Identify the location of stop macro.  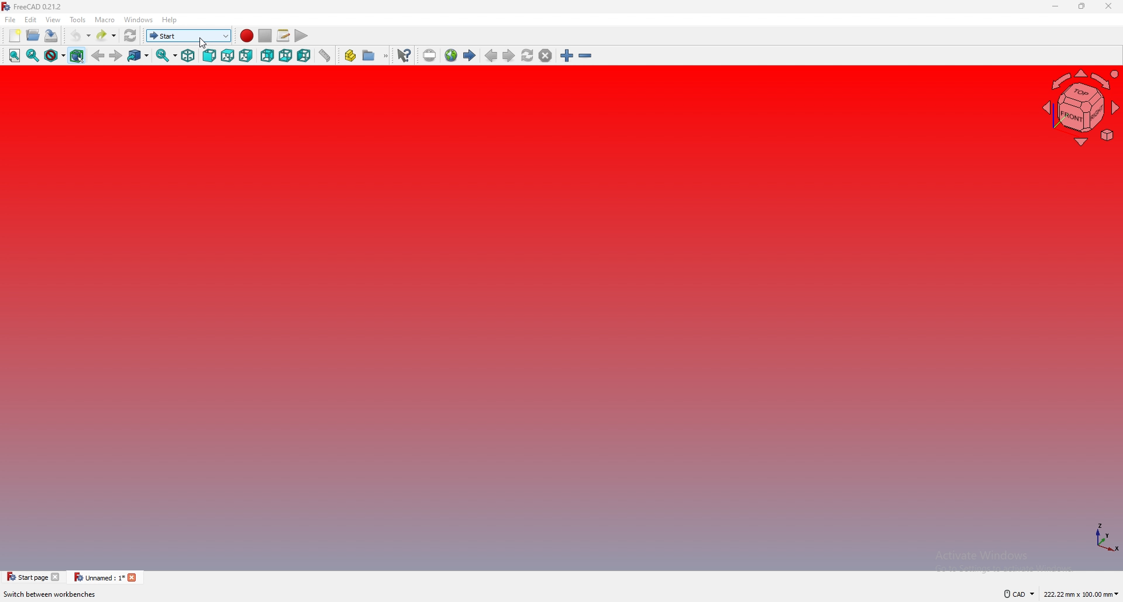
(264, 35).